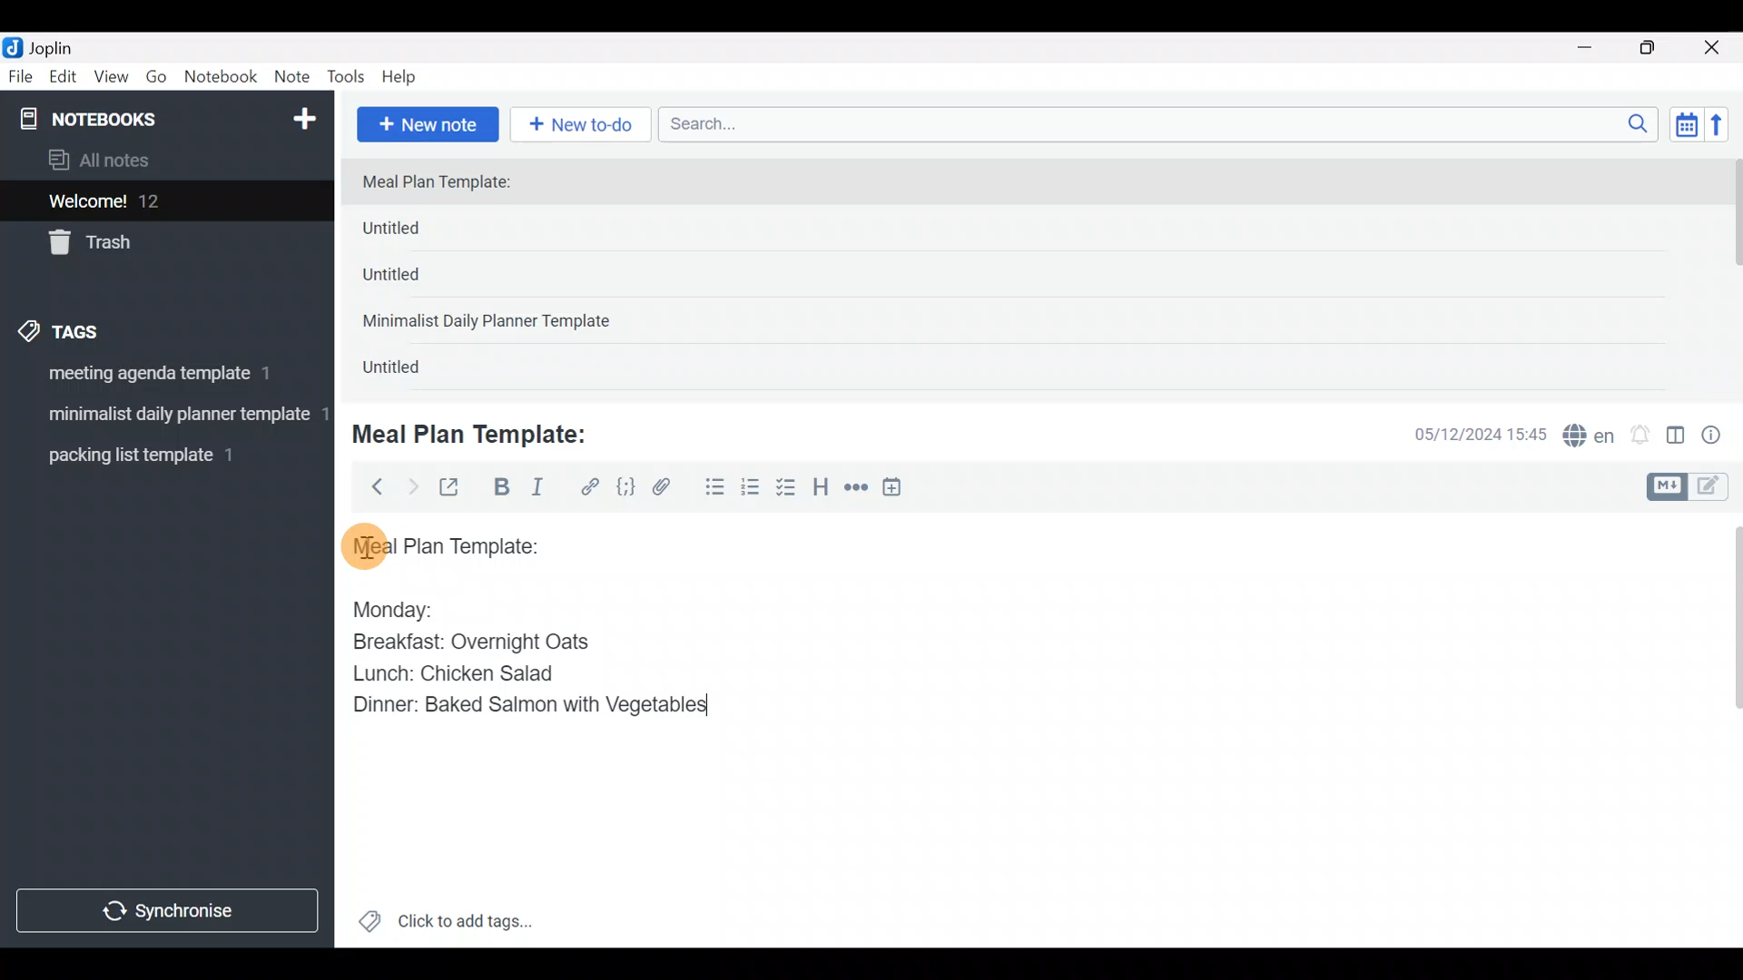 Image resolution: width=1743 pixels, height=980 pixels. Describe the element at coordinates (1590, 437) in the screenshot. I see `Spelling` at that location.